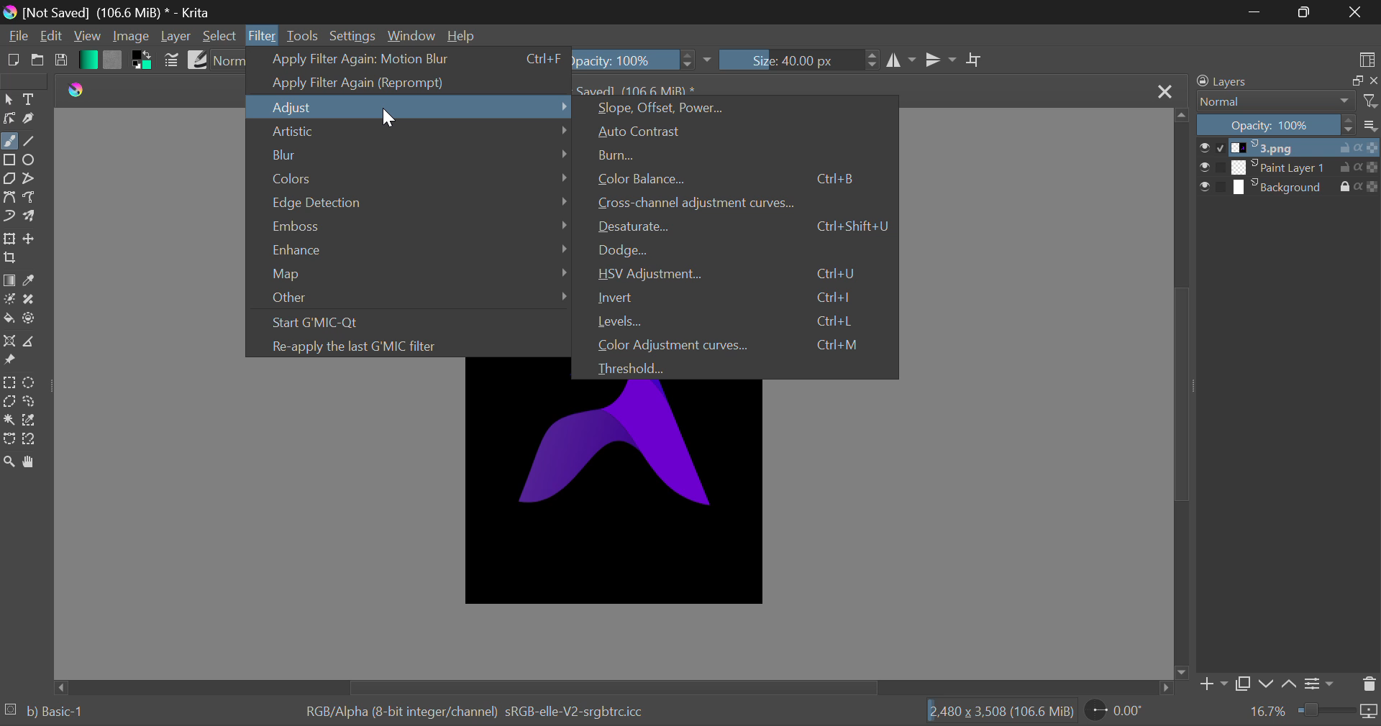 The width and height of the screenshot is (1381, 726). I want to click on Scroll Bar, so click(1182, 395).